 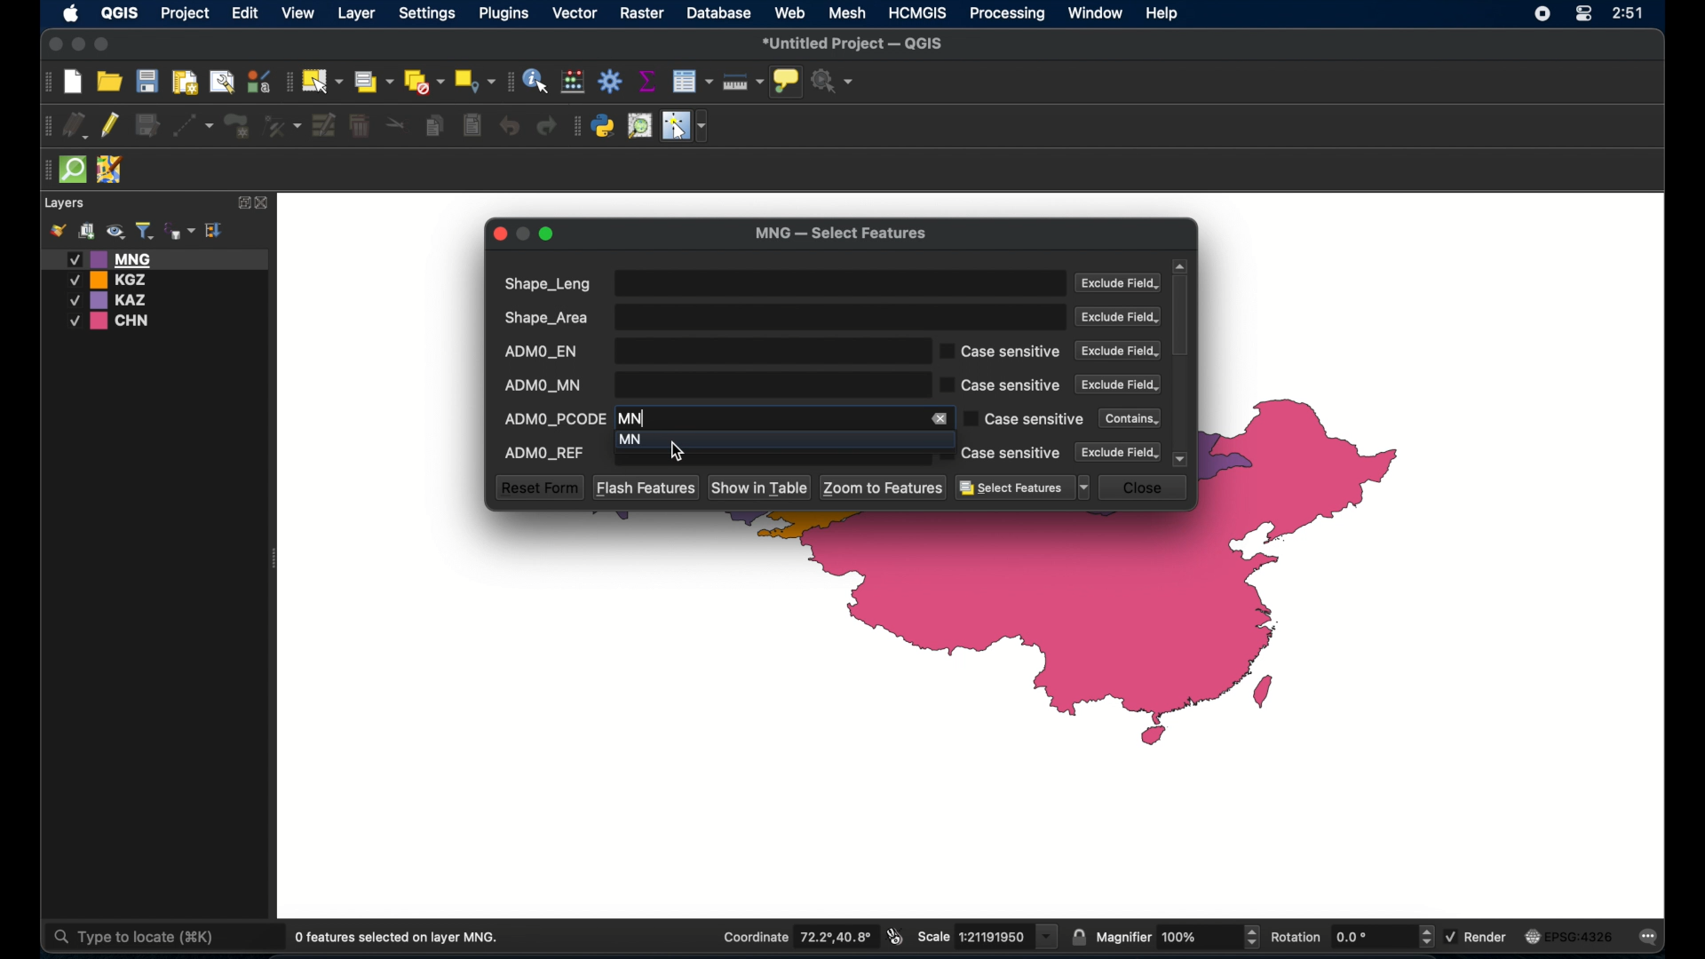 I want to click on attributes toolbar, so click(x=509, y=82).